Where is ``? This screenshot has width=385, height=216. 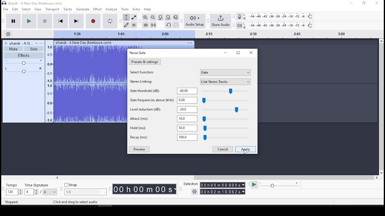
 is located at coordinates (13, 21).